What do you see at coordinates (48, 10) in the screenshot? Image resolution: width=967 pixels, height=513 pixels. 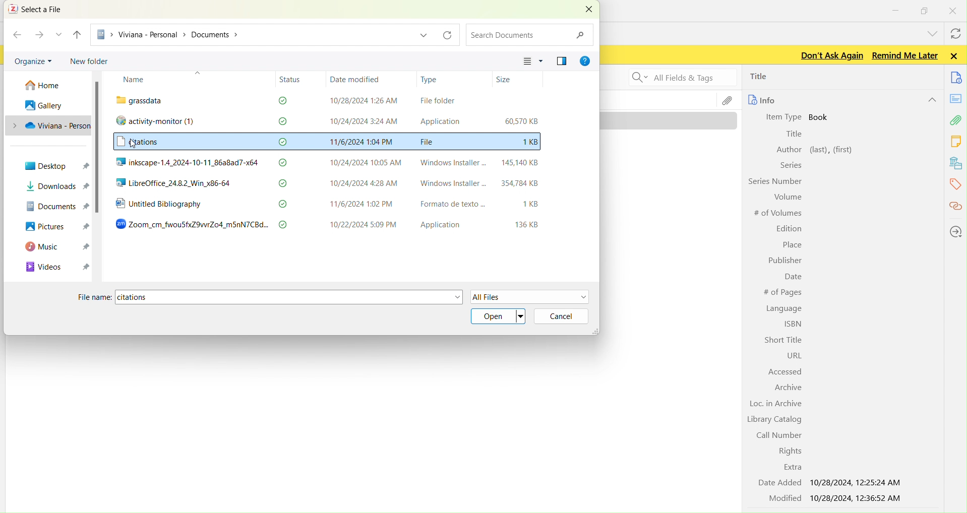 I see `select a file` at bounding box center [48, 10].